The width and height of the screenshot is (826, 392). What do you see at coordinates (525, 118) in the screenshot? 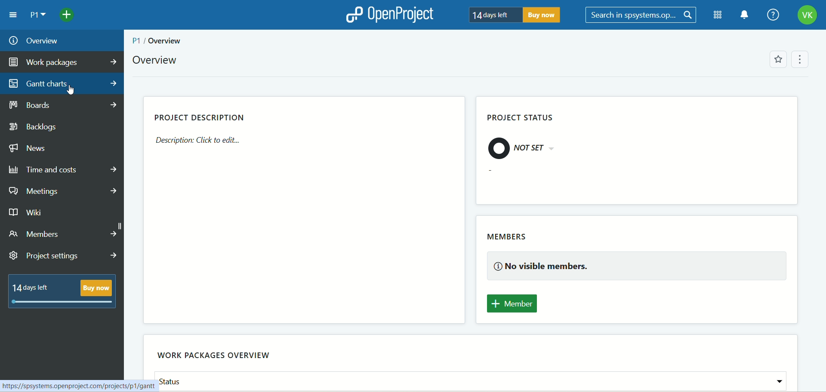
I see `project status` at bounding box center [525, 118].